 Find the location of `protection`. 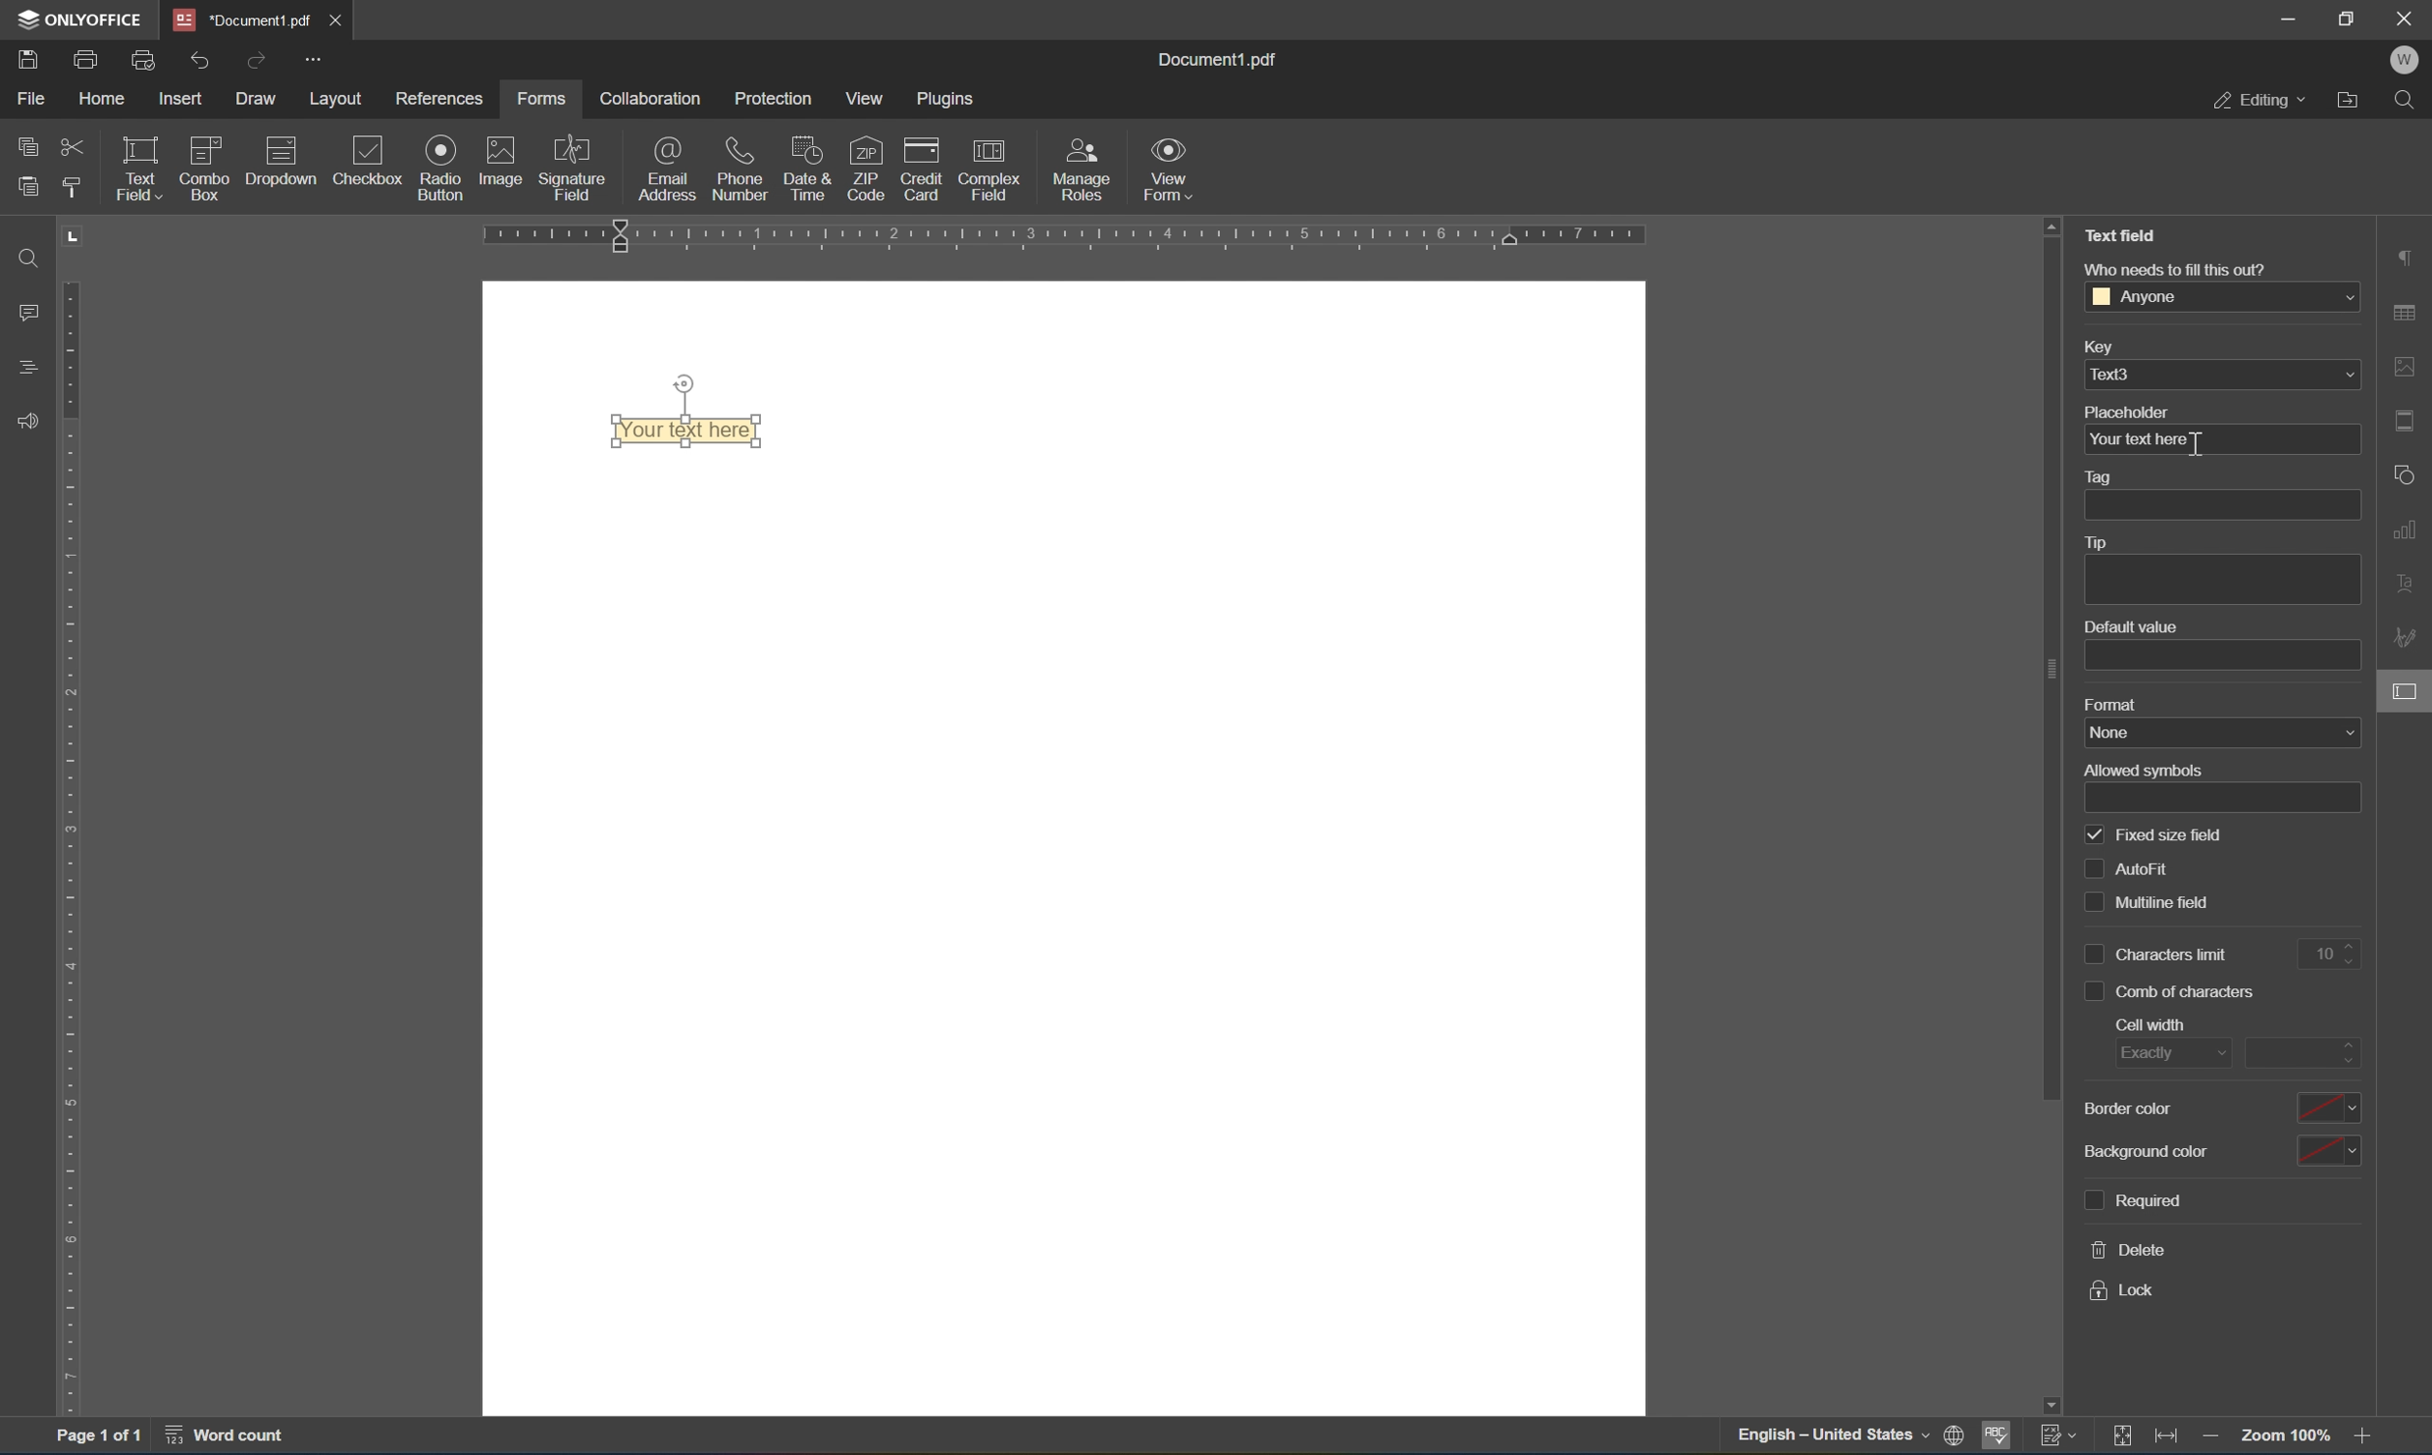

protection is located at coordinates (780, 98).